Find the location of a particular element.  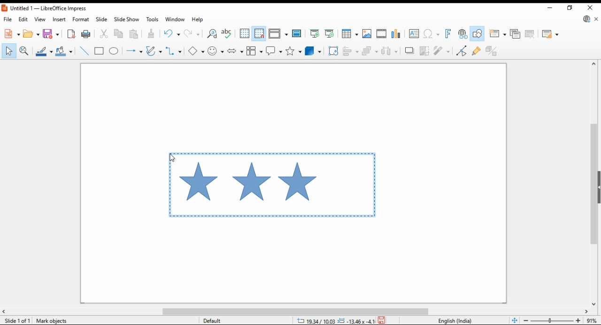

close window is located at coordinates (591, 7).